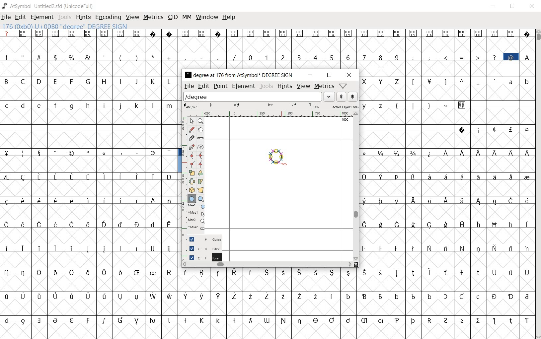  What do you see at coordinates (204, 87) in the screenshot?
I see `edit` at bounding box center [204, 87].